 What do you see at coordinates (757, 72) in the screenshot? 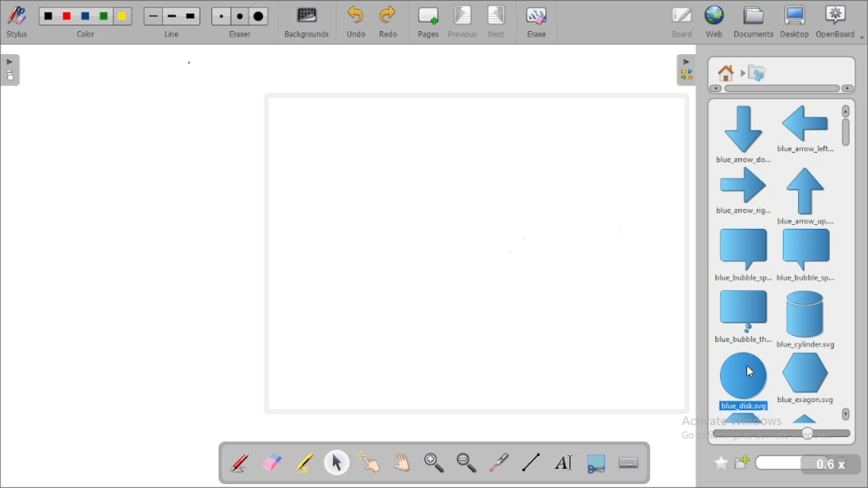
I see `shapes` at bounding box center [757, 72].